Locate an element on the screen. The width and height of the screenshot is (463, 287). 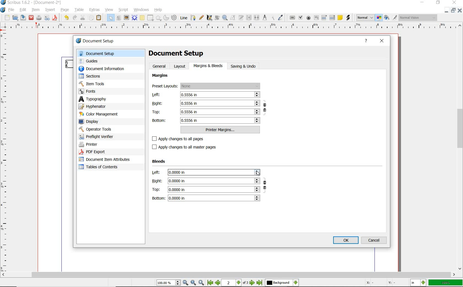
item tools is located at coordinates (93, 84).